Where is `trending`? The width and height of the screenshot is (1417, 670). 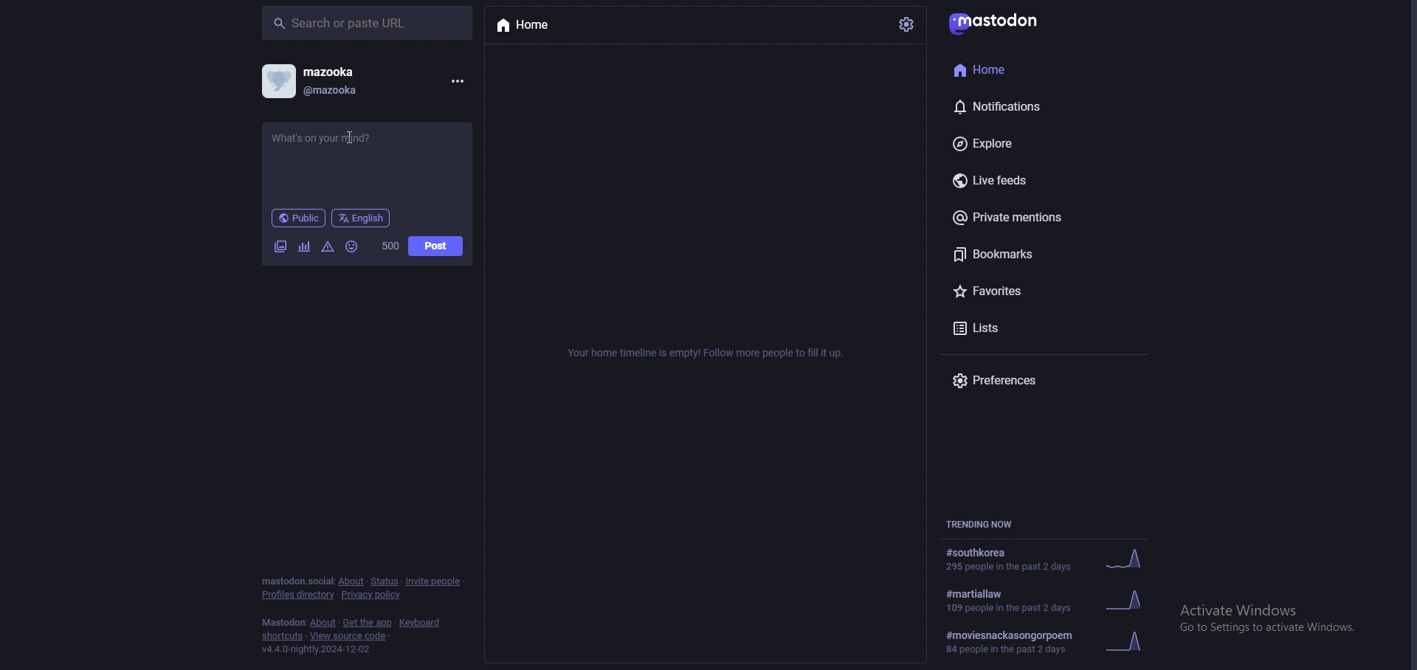 trending is located at coordinates (1057, 642).